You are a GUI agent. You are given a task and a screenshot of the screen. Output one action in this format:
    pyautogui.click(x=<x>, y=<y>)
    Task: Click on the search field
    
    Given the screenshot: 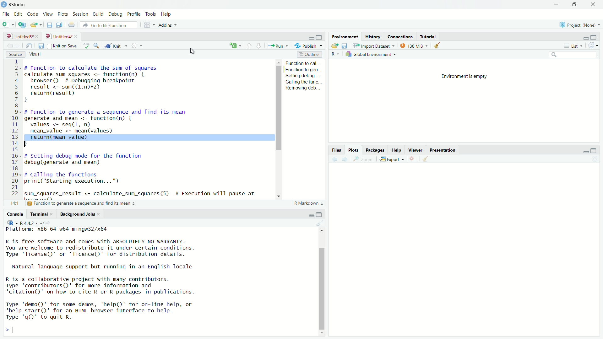 What is the action you would take?
    pyautogui.click(x=573, y=55)
    